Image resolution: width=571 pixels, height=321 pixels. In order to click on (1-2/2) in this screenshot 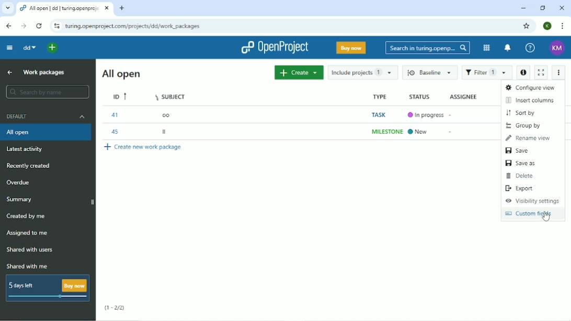, I will do `click(117, 307)`.